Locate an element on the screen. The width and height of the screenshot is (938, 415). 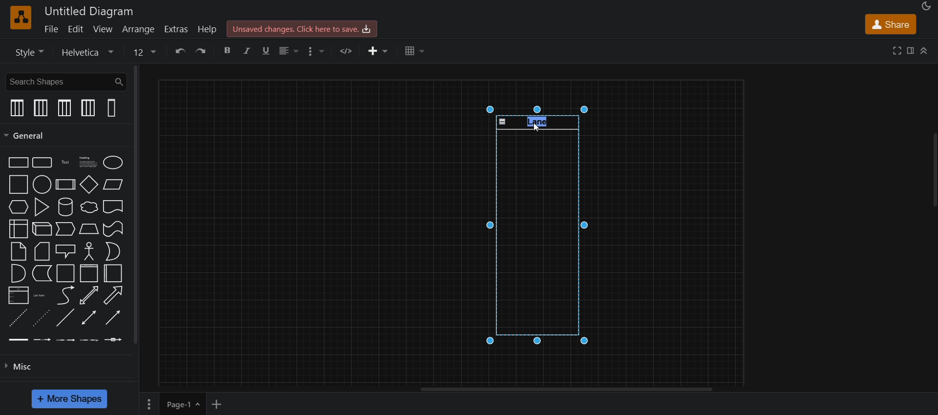
diamond is located at coordinates (89, 185).